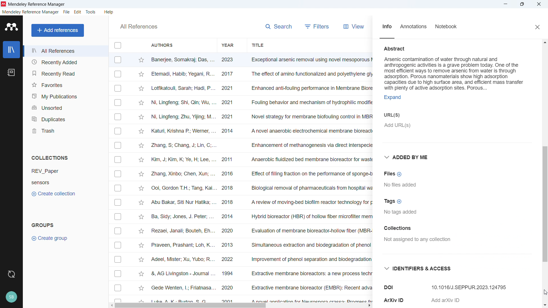 This screenshot has width=548, height=308. What do you see at coordinates (311, 245) in the screenshot?
I see `simultaneous extraction and biodegradation of phenol in a hollow fiber support` at bounding box center [311, 245].